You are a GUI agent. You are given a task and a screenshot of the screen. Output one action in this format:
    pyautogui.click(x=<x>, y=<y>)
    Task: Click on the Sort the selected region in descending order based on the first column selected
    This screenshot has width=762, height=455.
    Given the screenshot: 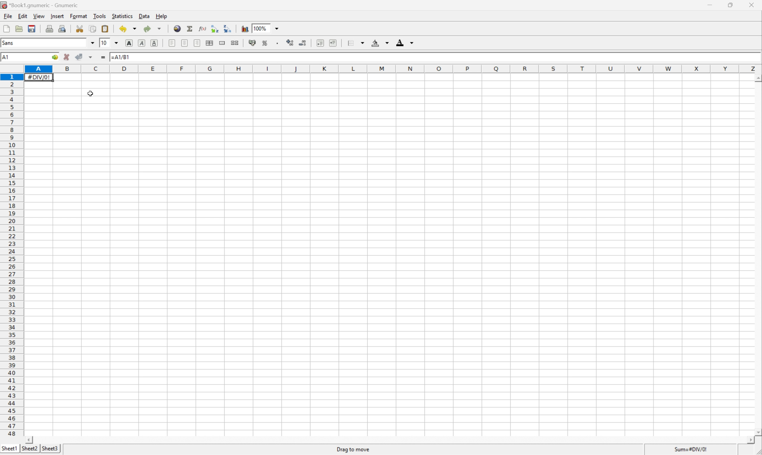 What is the action you would take?
    pyautogui.click(x=228, y=29)
    